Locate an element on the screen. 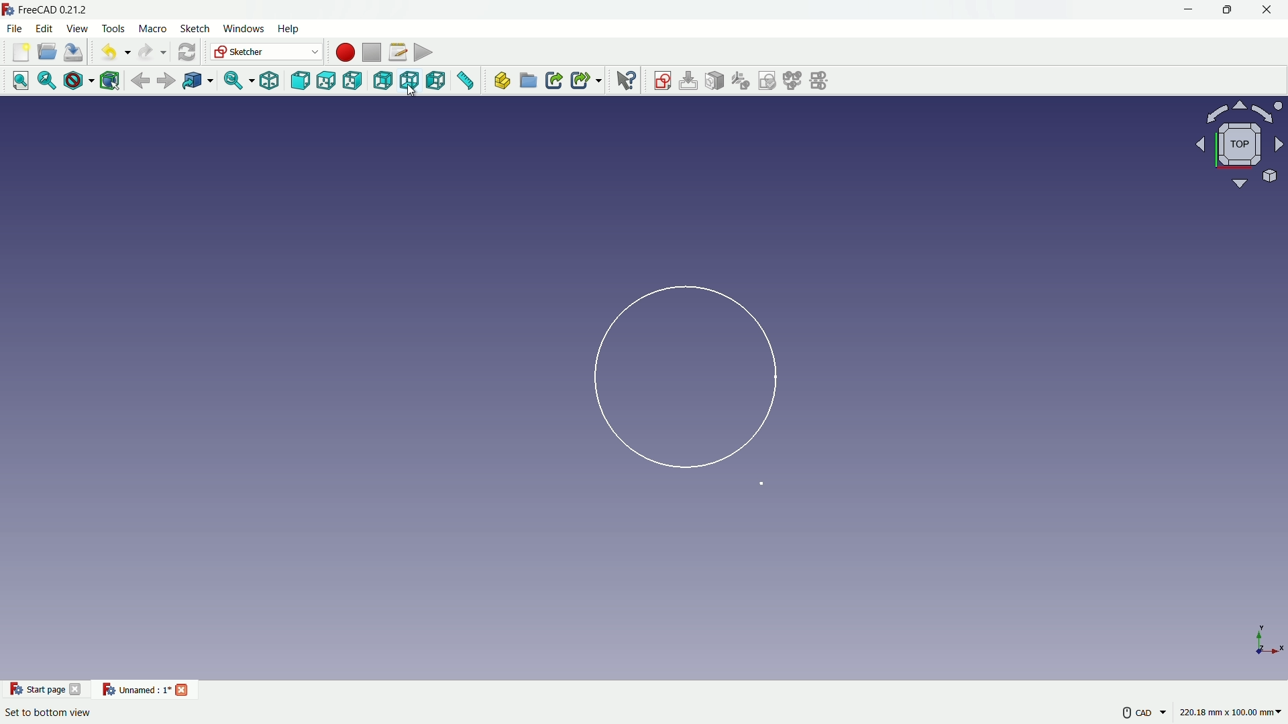 Image resolution: width=1288 pixels, height=724 pixels. sync view is located at coordinates (236, 81).